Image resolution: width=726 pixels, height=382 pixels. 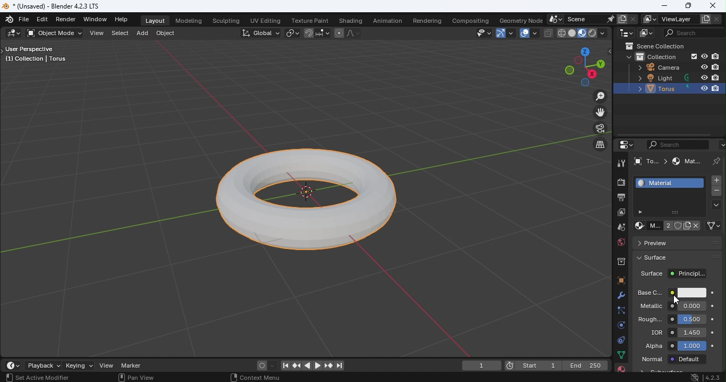 I want to click on Display filter, so click(x=677, y=145).